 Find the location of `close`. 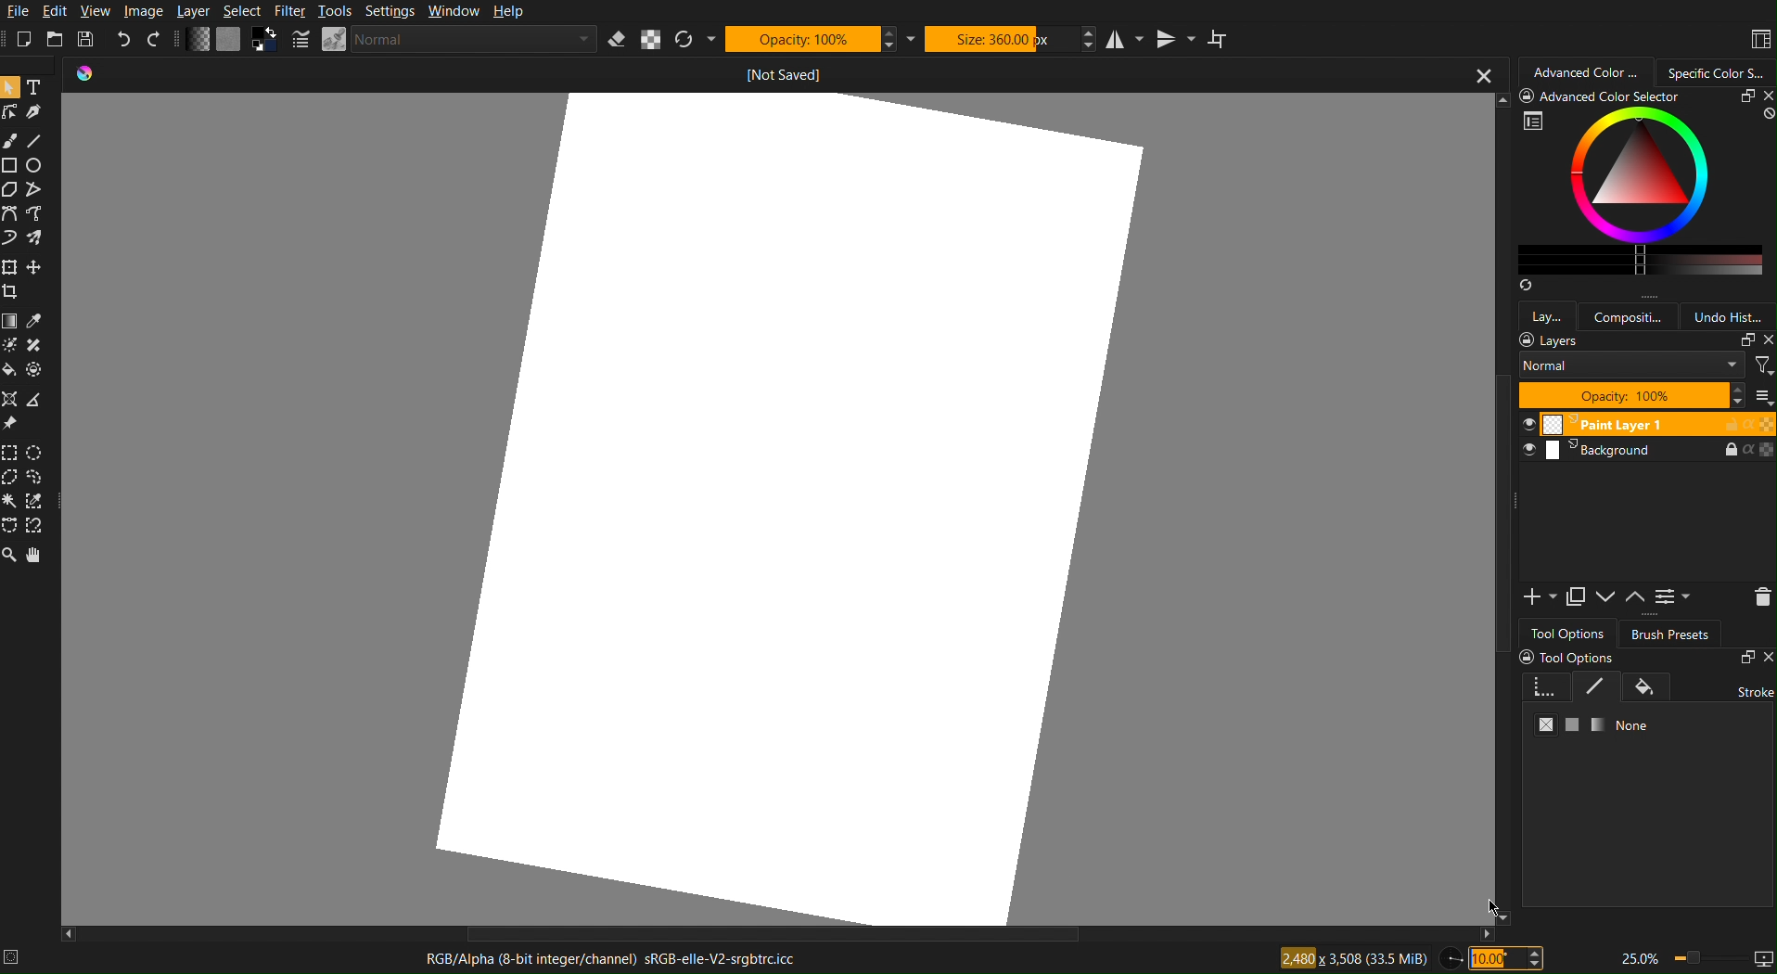

close is located at coordinates (1764, 341).